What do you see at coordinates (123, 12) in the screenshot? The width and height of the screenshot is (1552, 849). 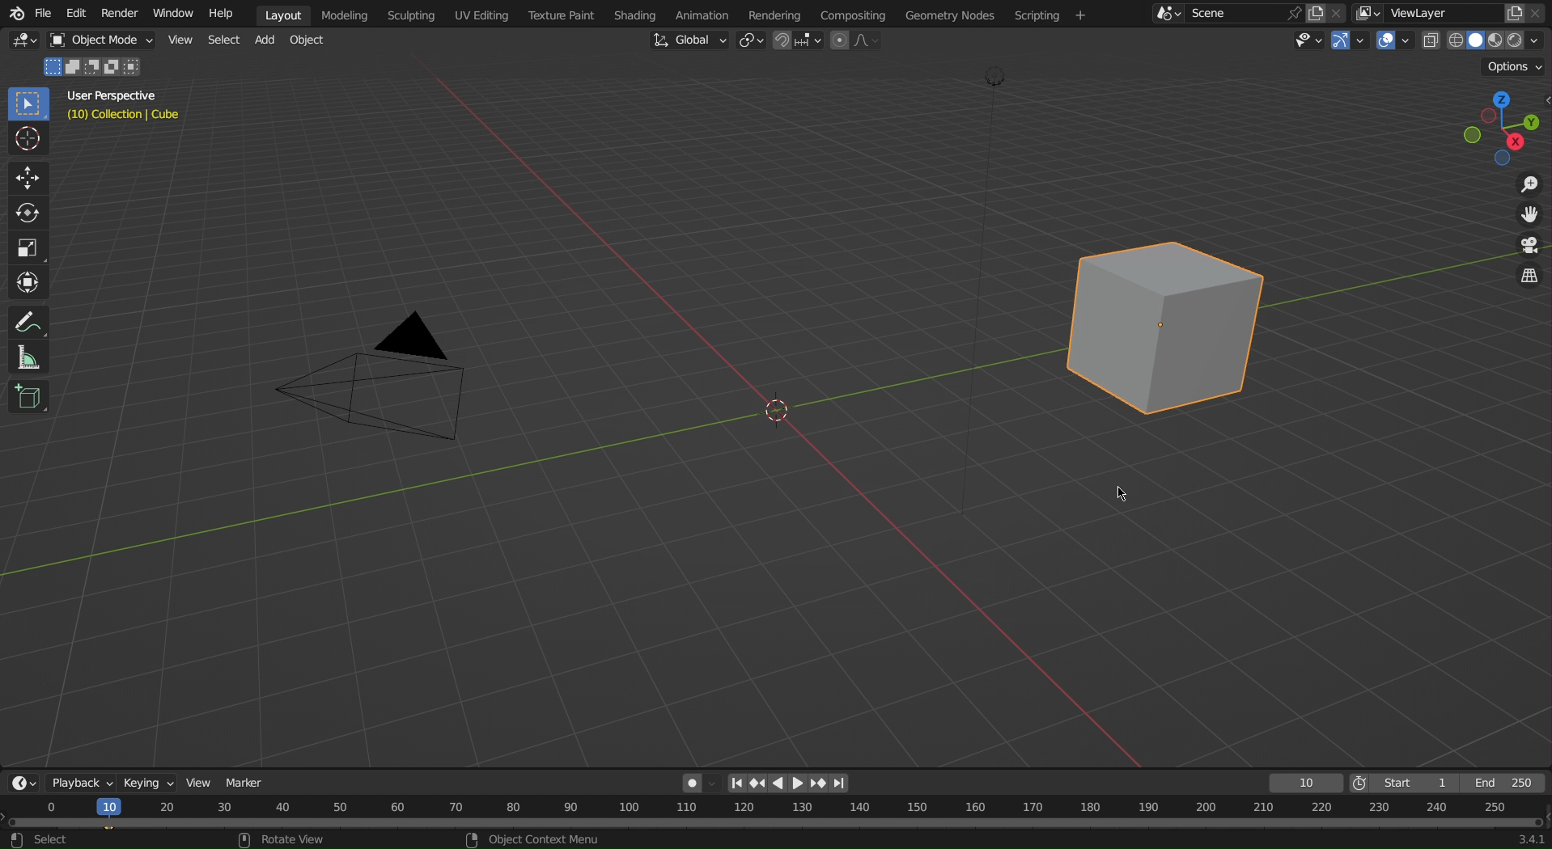 I see `Render` at bounding box center [123, 12].